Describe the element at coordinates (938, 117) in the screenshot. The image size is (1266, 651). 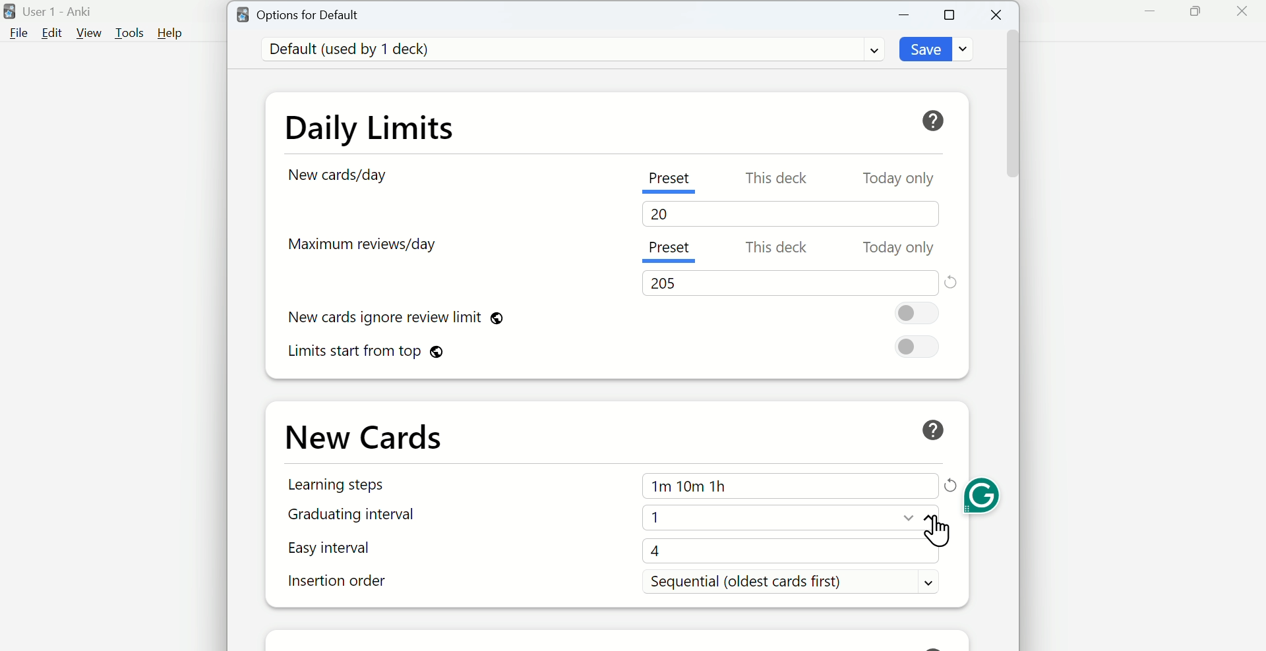
I see `Help` at that location.